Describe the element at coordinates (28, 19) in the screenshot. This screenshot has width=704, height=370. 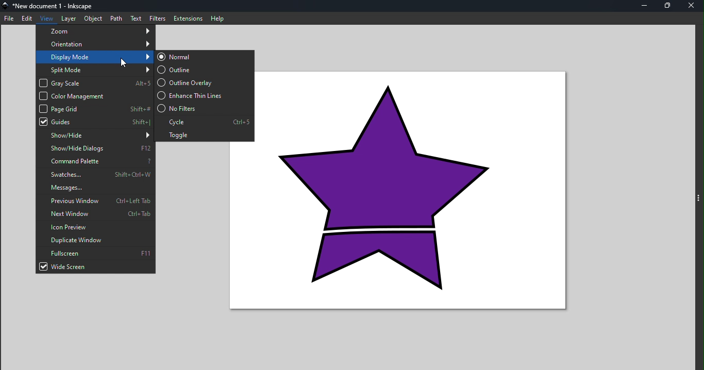
I see `Edit` at that location.